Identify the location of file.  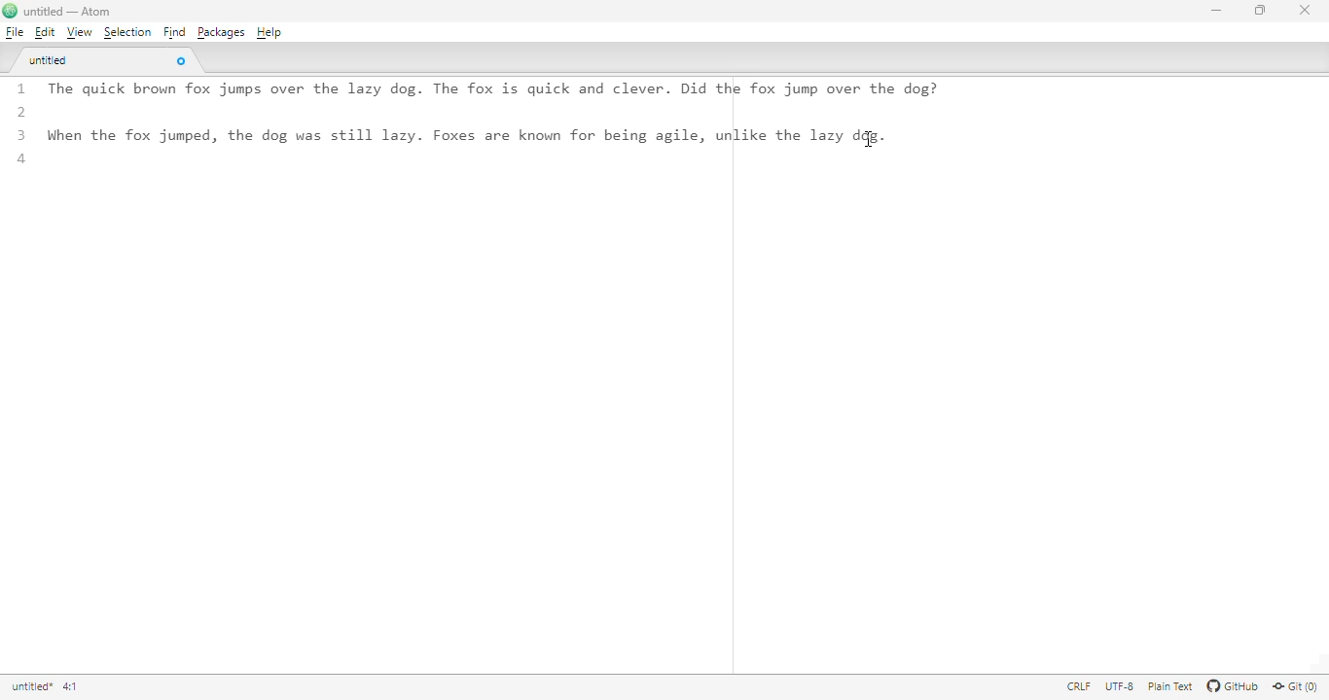
(14, 31).